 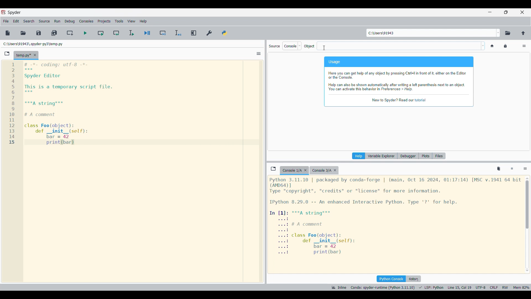 I want to click on Show in smaller tab, so click(x=506, y=12).